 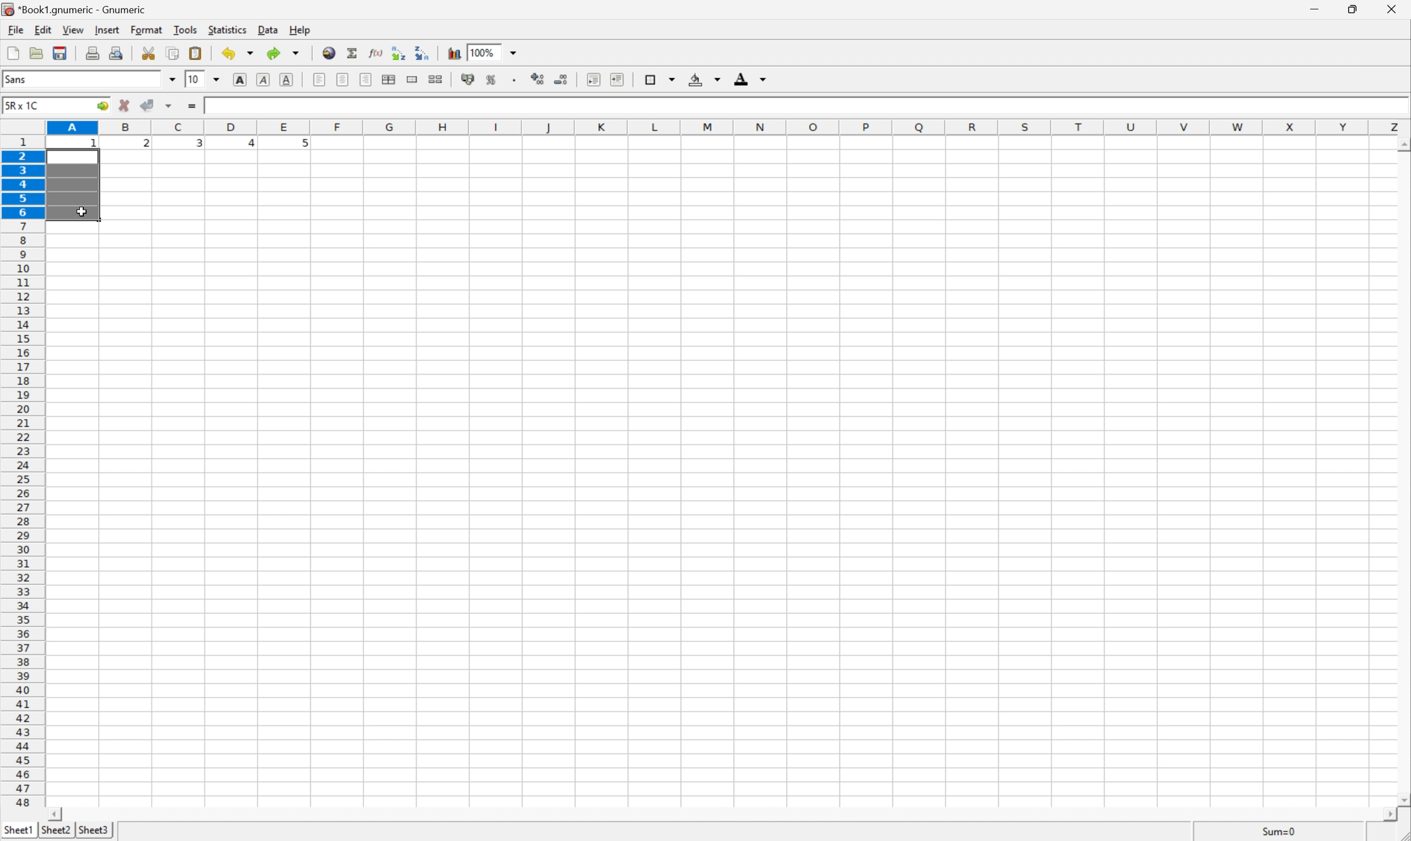 What do you see at coordinates (437, 78) in the screenshot?
I see `split merged ranges of cells` at bounding box center [437, 78].